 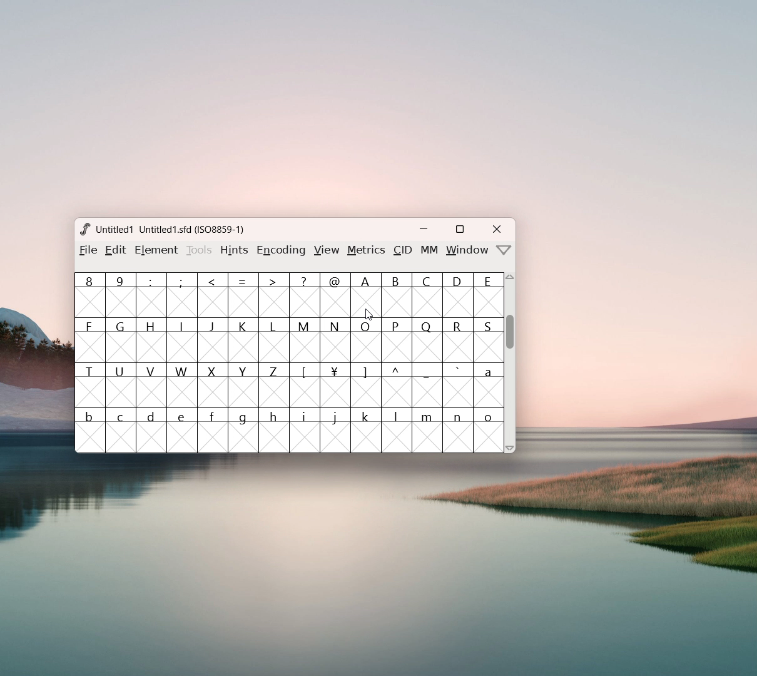 What do you see at coordinates (335, 386) in the screenshot?
I see `¥` at bounding box center [335, 386].